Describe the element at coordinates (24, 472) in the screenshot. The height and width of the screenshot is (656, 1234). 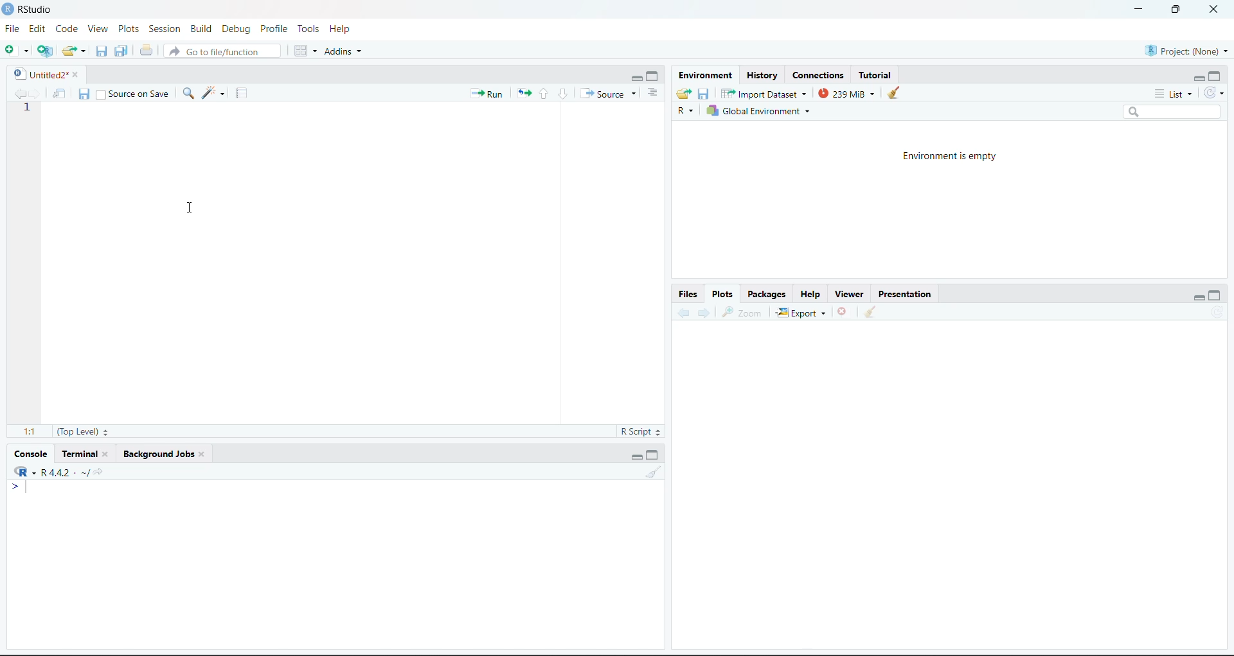
I see `R` at that location.